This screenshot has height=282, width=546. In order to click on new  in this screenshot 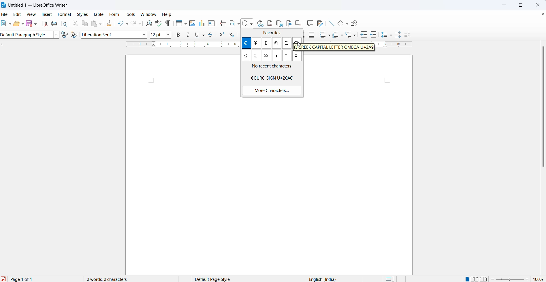, I will do `click(4, 24)`.